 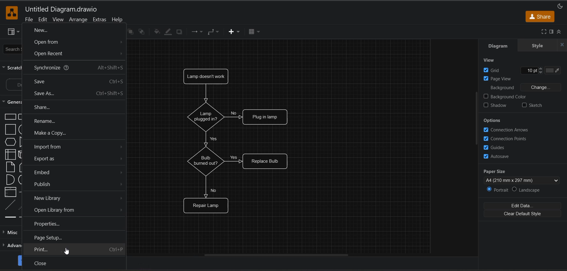 I want to click on table, so click(x=253, y=32).